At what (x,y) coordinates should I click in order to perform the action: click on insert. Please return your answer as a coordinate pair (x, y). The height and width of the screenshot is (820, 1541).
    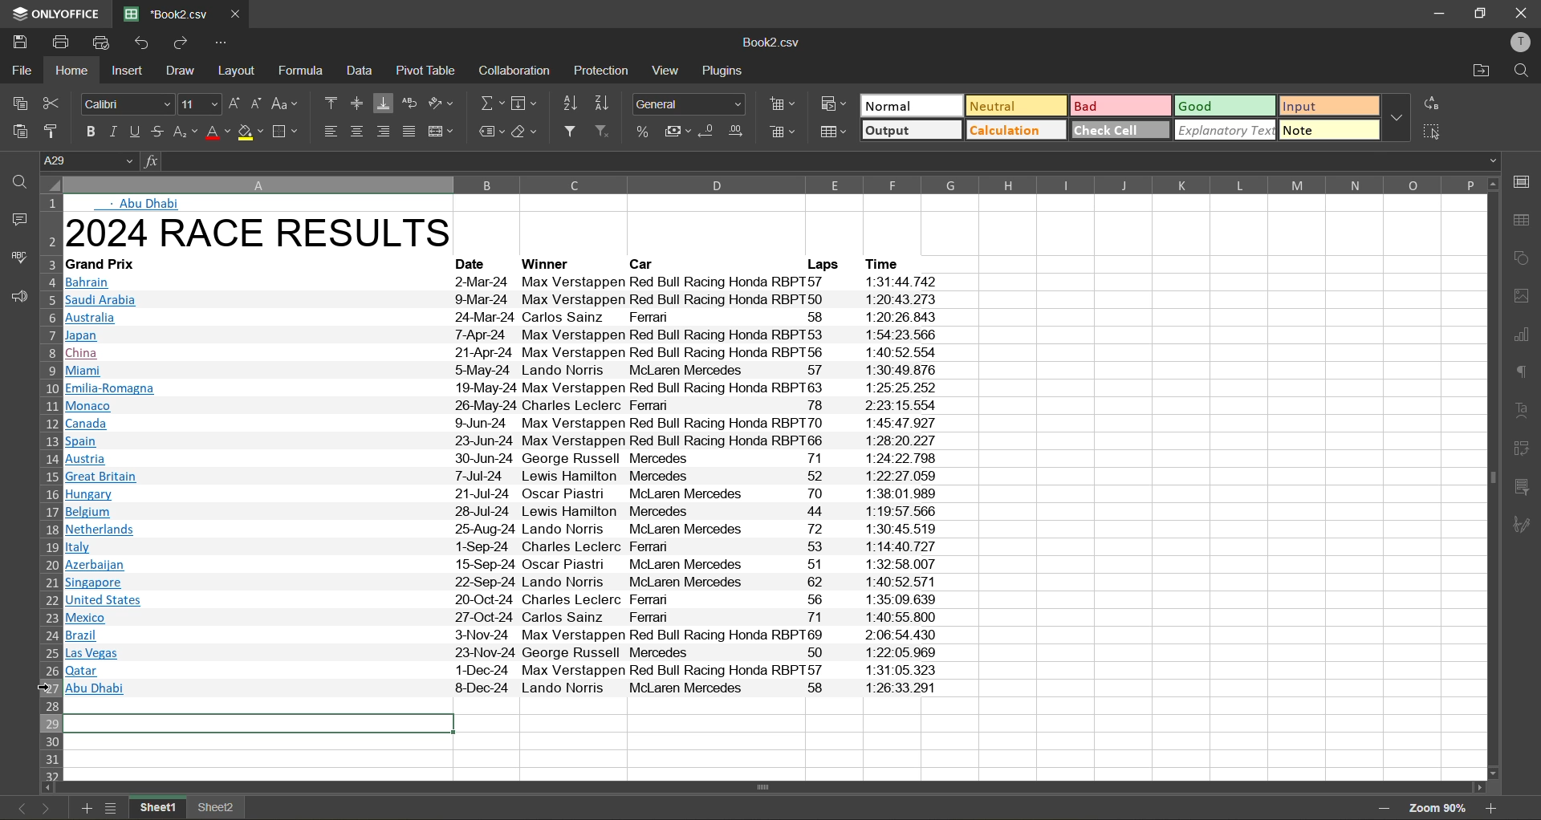
    Looking at the image, I should click on (129, 73).